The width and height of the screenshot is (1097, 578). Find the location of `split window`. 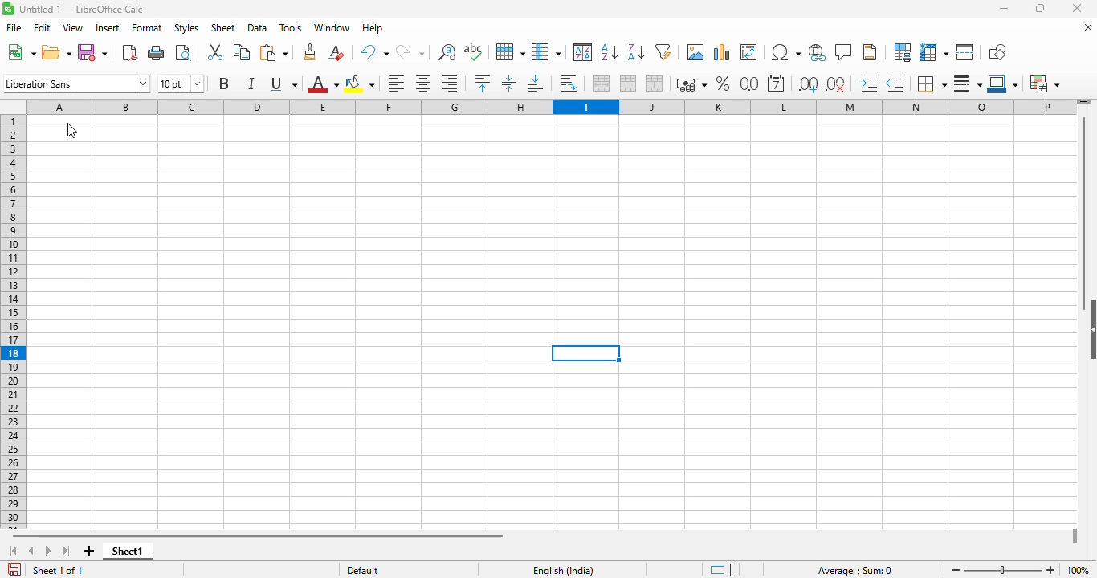

split window is located at coordinates (965, 52).